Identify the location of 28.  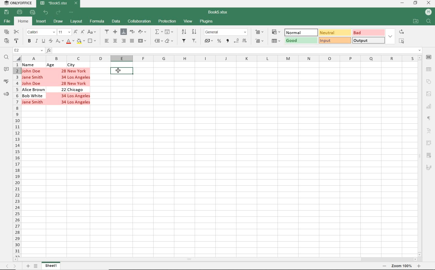
(64, 83).